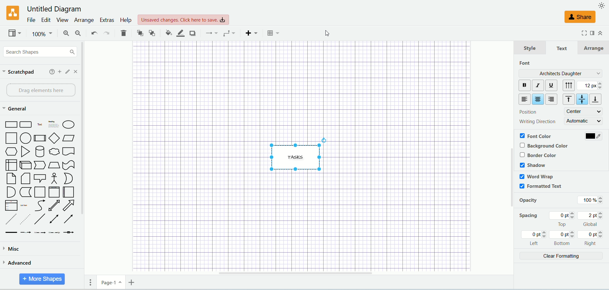 Image resolution: width=609 pixels, height=290 pixels. What do you see at coordinates (600, 33) in the screenshot?
I see `collapse/expand` at bounding box center [600, 33].